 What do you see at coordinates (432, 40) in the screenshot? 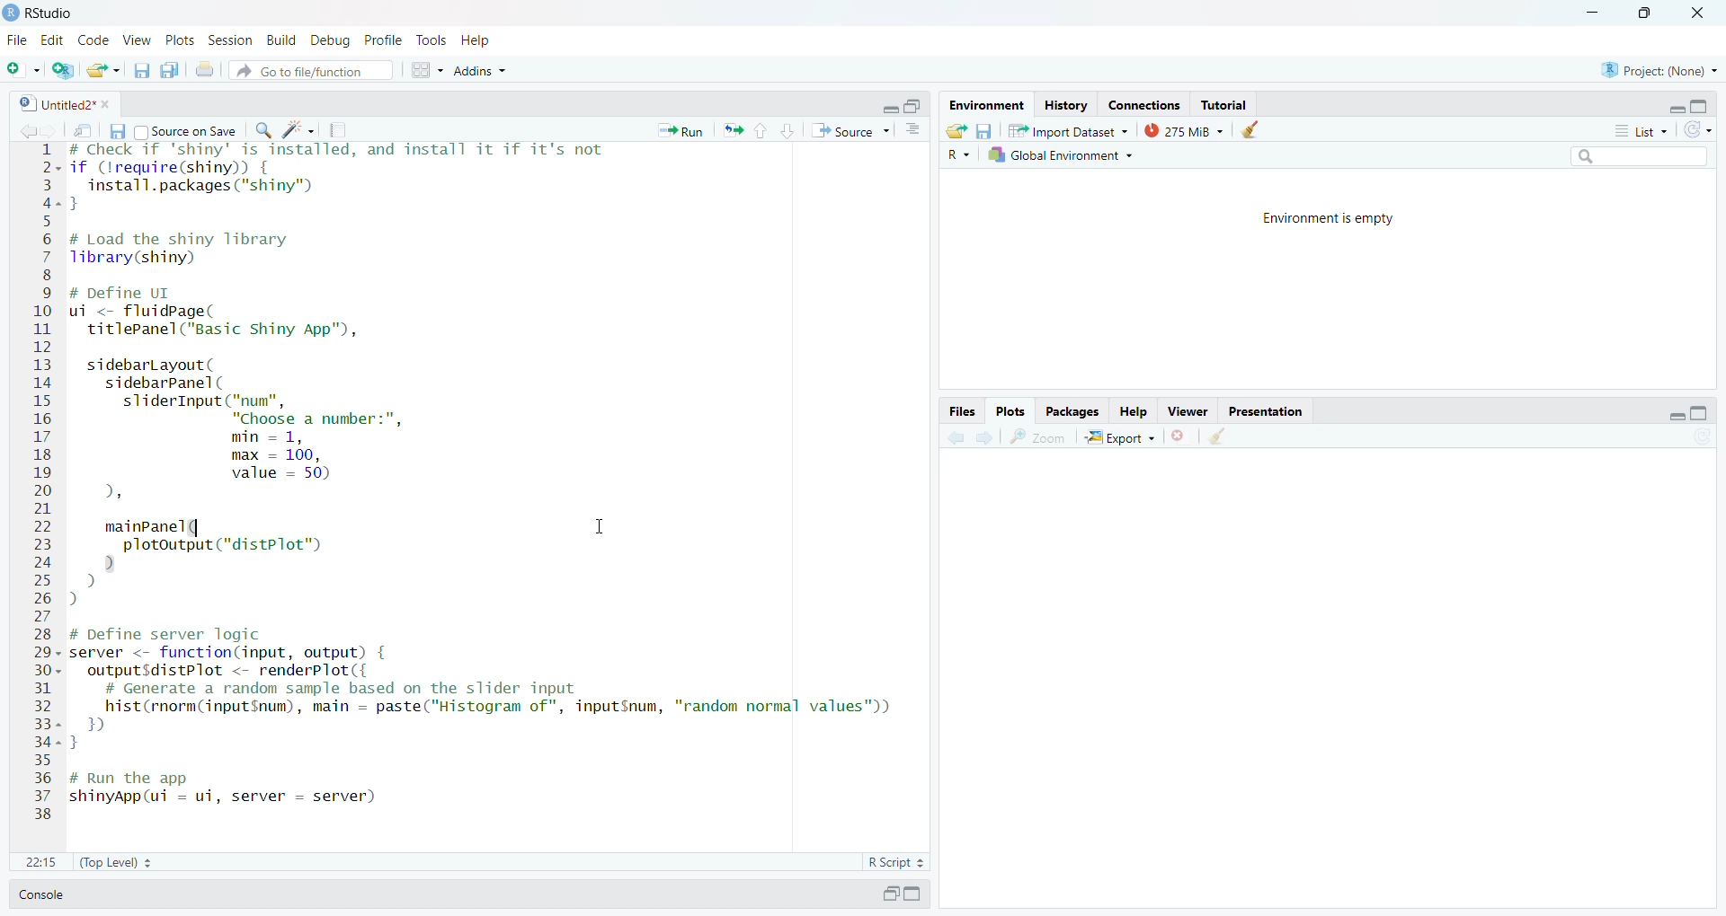
I see `Tools` at bounding box center [432, 40].